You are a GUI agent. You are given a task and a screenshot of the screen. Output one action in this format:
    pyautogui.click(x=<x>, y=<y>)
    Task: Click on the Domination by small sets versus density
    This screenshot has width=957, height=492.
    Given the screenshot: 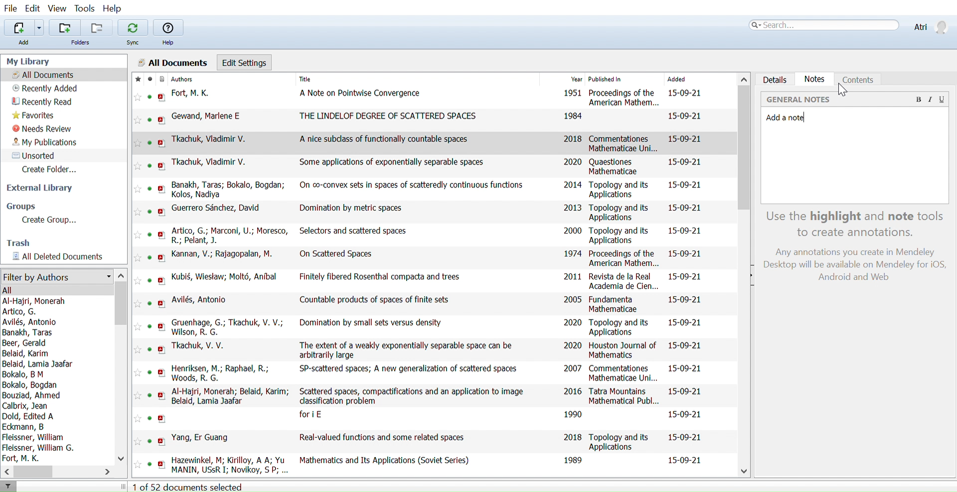 What is the action you would take?
    pyautogui.click(x=372, y=323)
    